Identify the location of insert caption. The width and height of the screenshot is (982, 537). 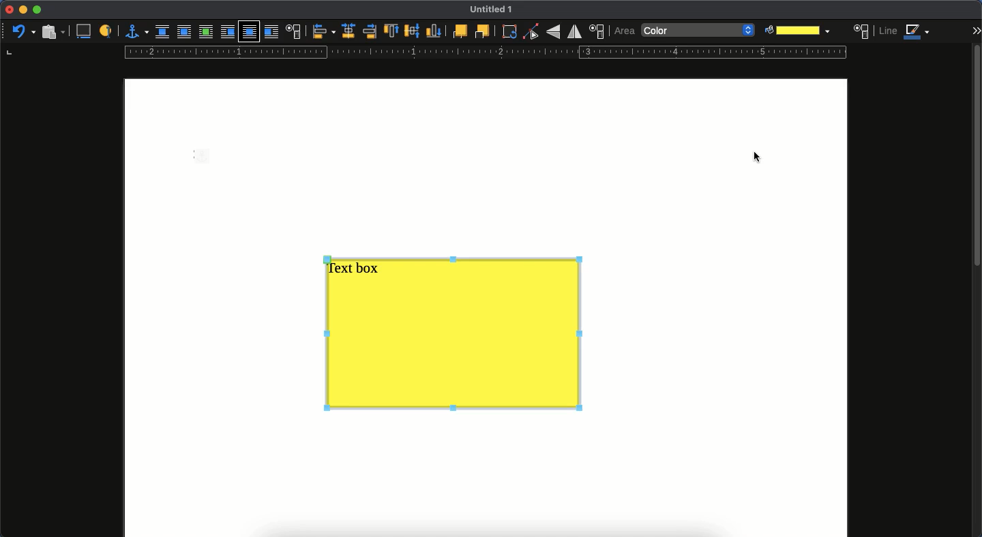
(86, 31).